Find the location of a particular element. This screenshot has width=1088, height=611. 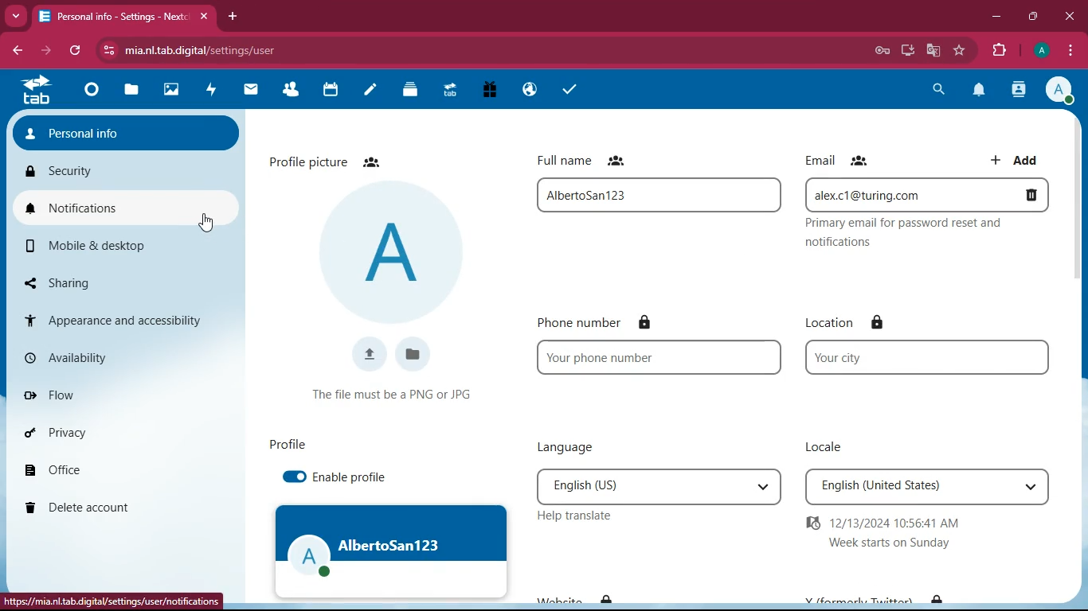

language is located at coordinates (573, 447).